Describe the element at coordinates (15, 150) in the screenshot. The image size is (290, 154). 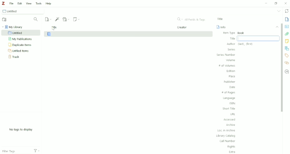
I see `Filter Tags` at that location.